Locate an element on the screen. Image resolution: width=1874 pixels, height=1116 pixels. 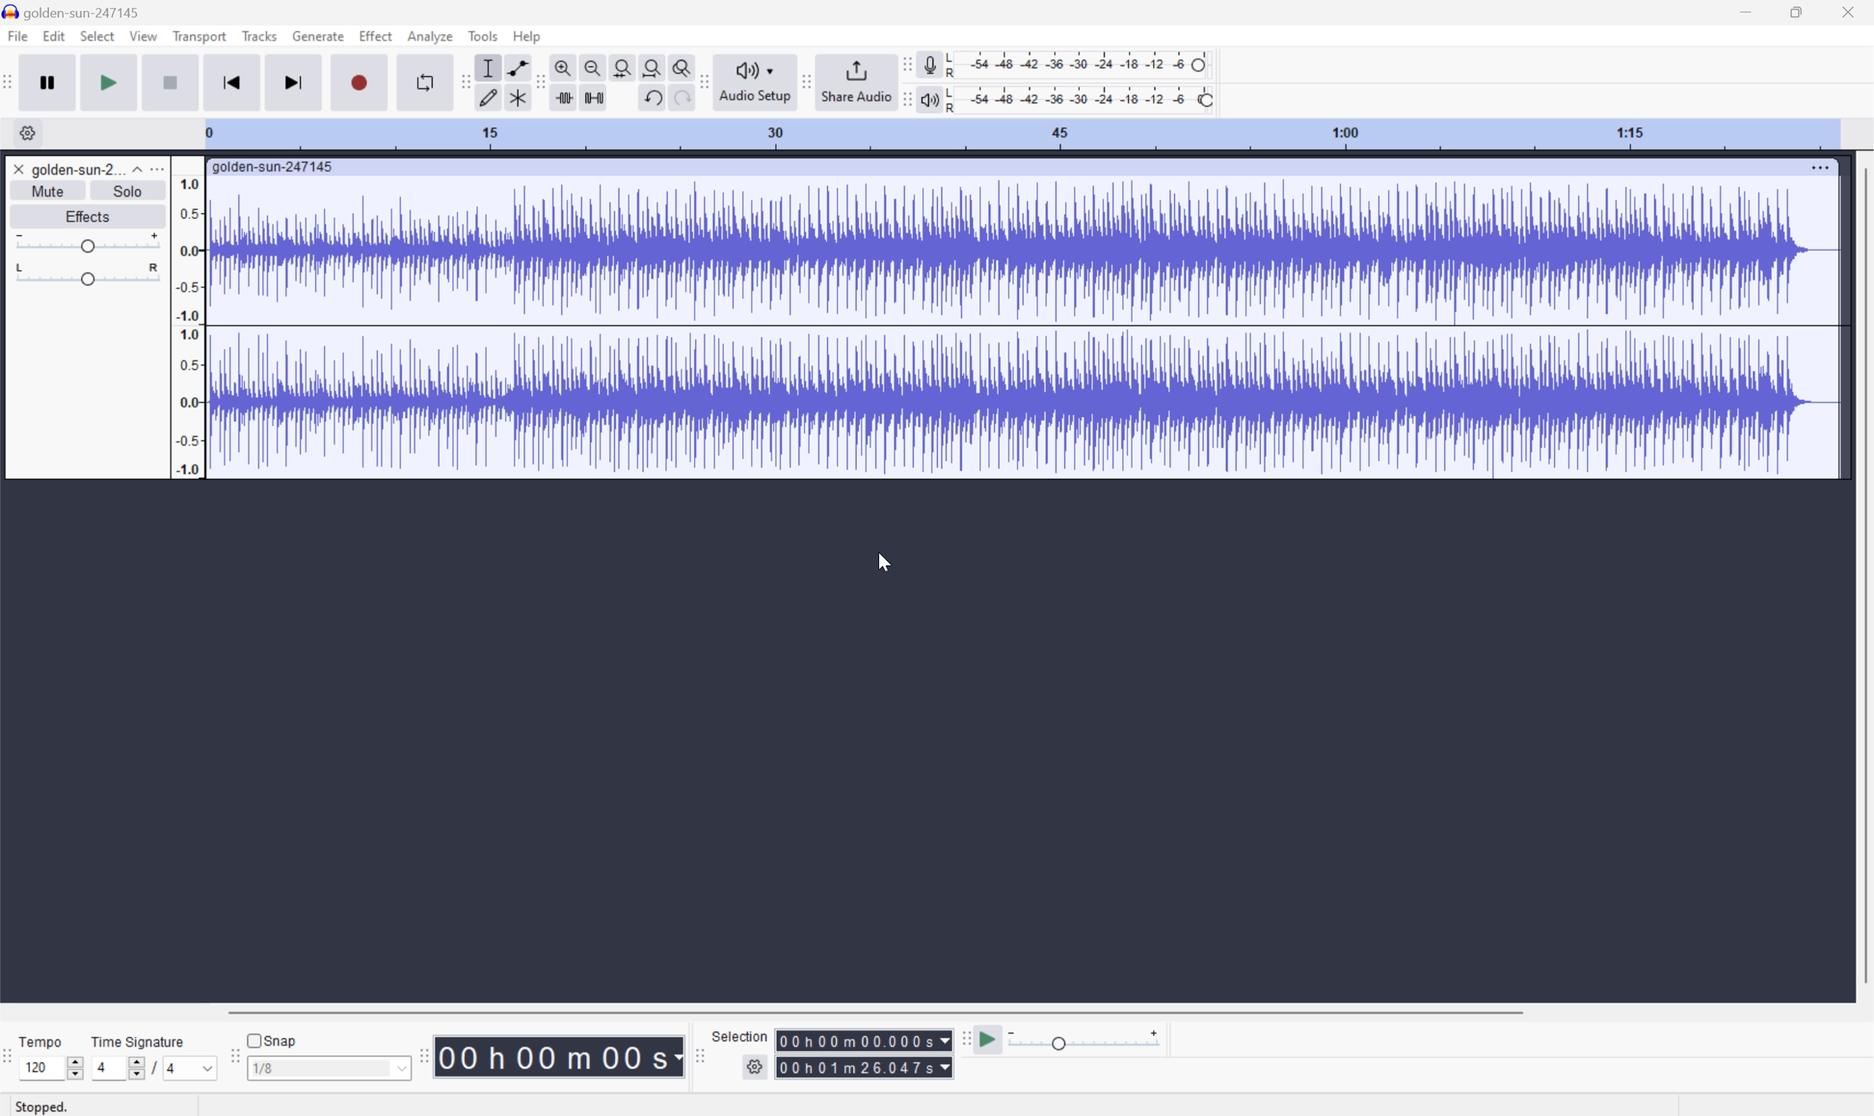
Scroll bar is located at coordinates (884, 1009).